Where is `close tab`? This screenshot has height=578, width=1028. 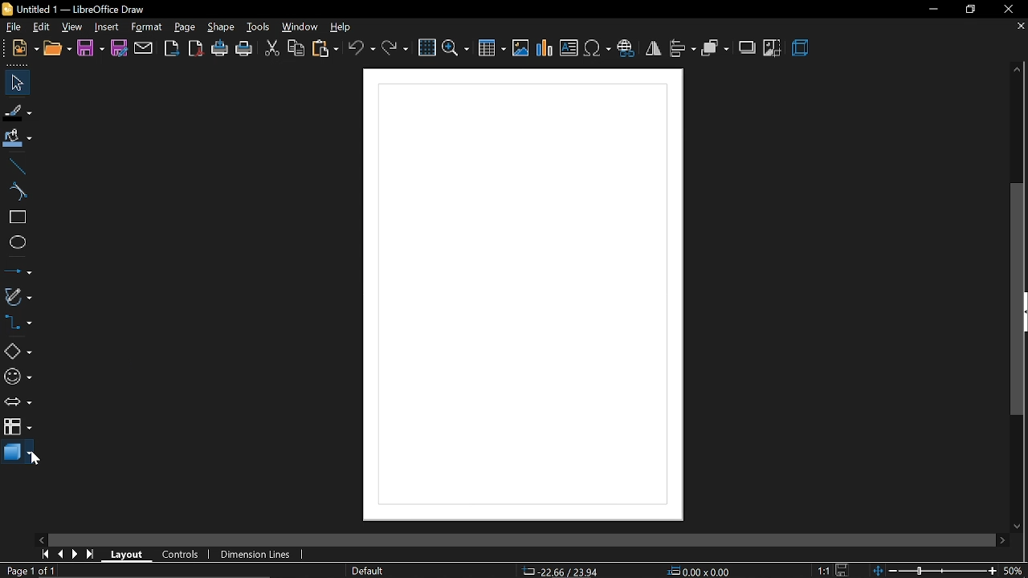
close tab is located at coordinates (1018, 26).